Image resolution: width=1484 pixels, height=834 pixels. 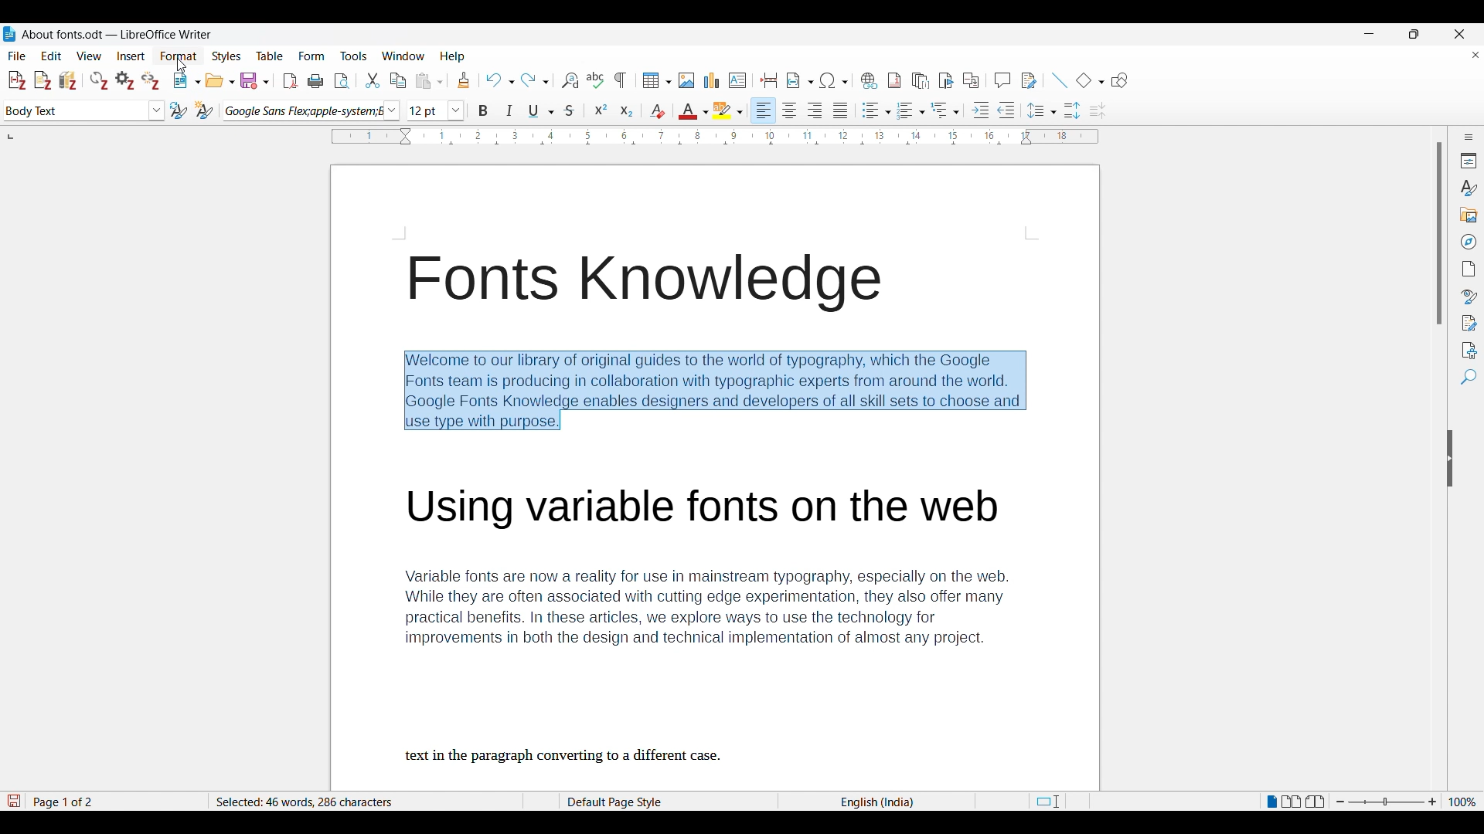 What do you see at coordinates (1469, 215) in the screenshot?
I see `Gallery` at bounding box center [1469, 215].